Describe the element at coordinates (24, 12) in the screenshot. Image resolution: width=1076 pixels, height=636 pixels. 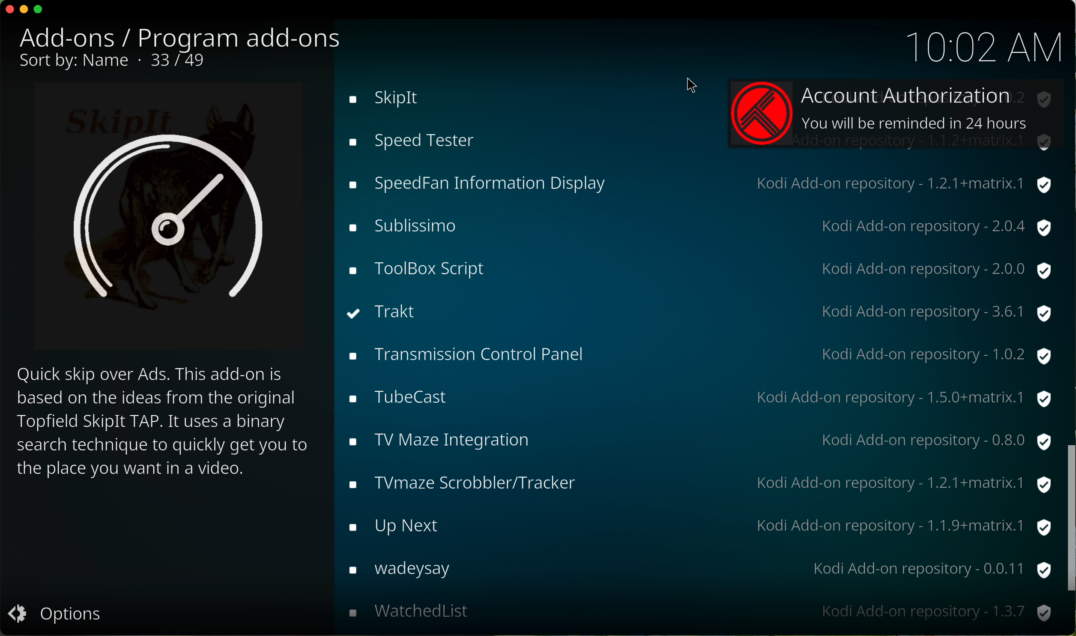
I see `minimize` at that location.